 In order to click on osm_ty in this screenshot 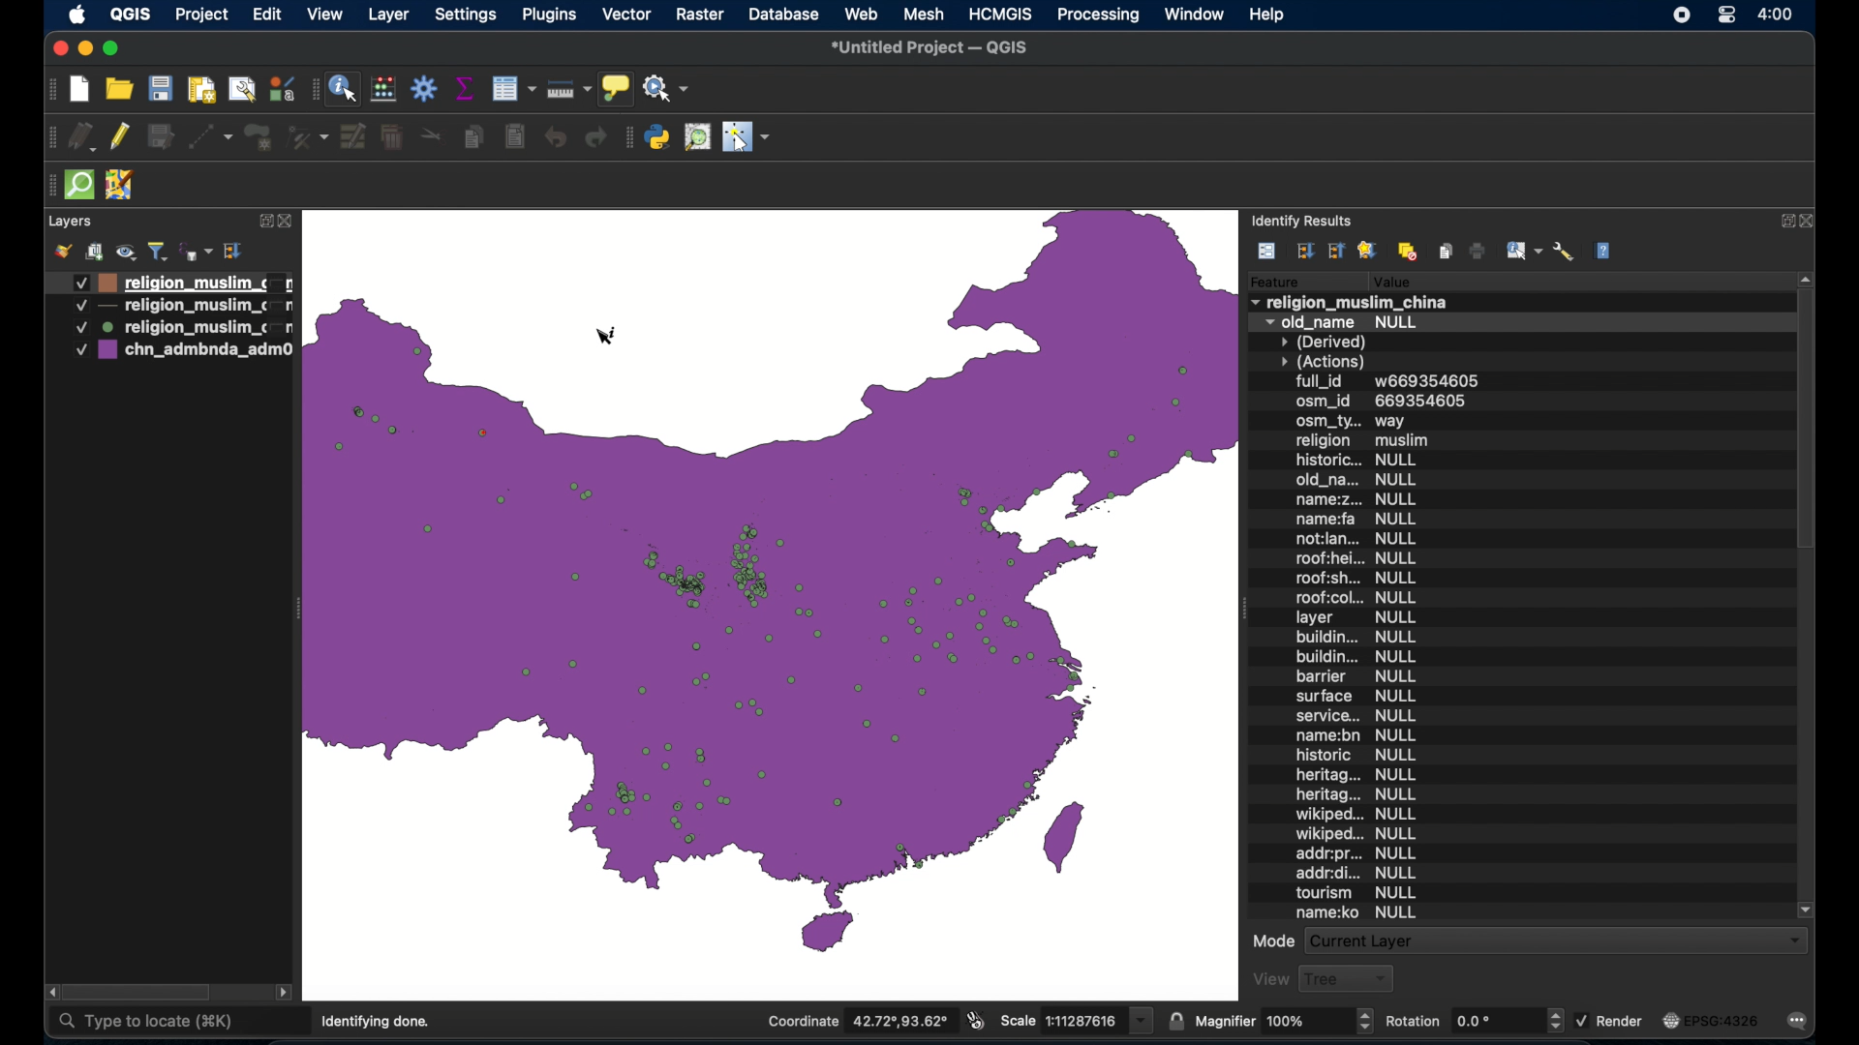, I will do `click(1356, 423)`.